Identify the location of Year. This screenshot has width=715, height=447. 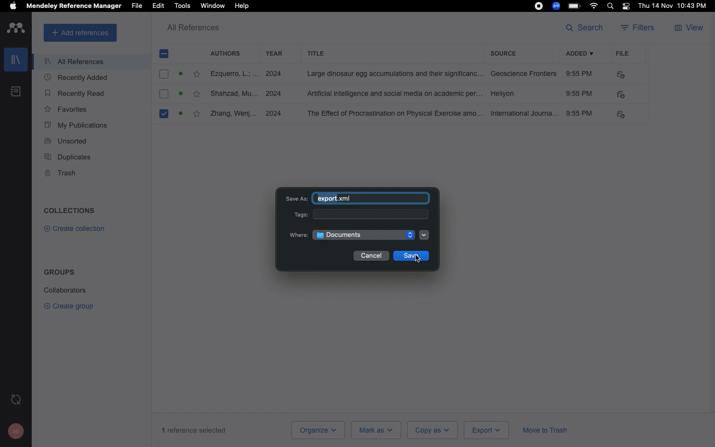
(274, 54).